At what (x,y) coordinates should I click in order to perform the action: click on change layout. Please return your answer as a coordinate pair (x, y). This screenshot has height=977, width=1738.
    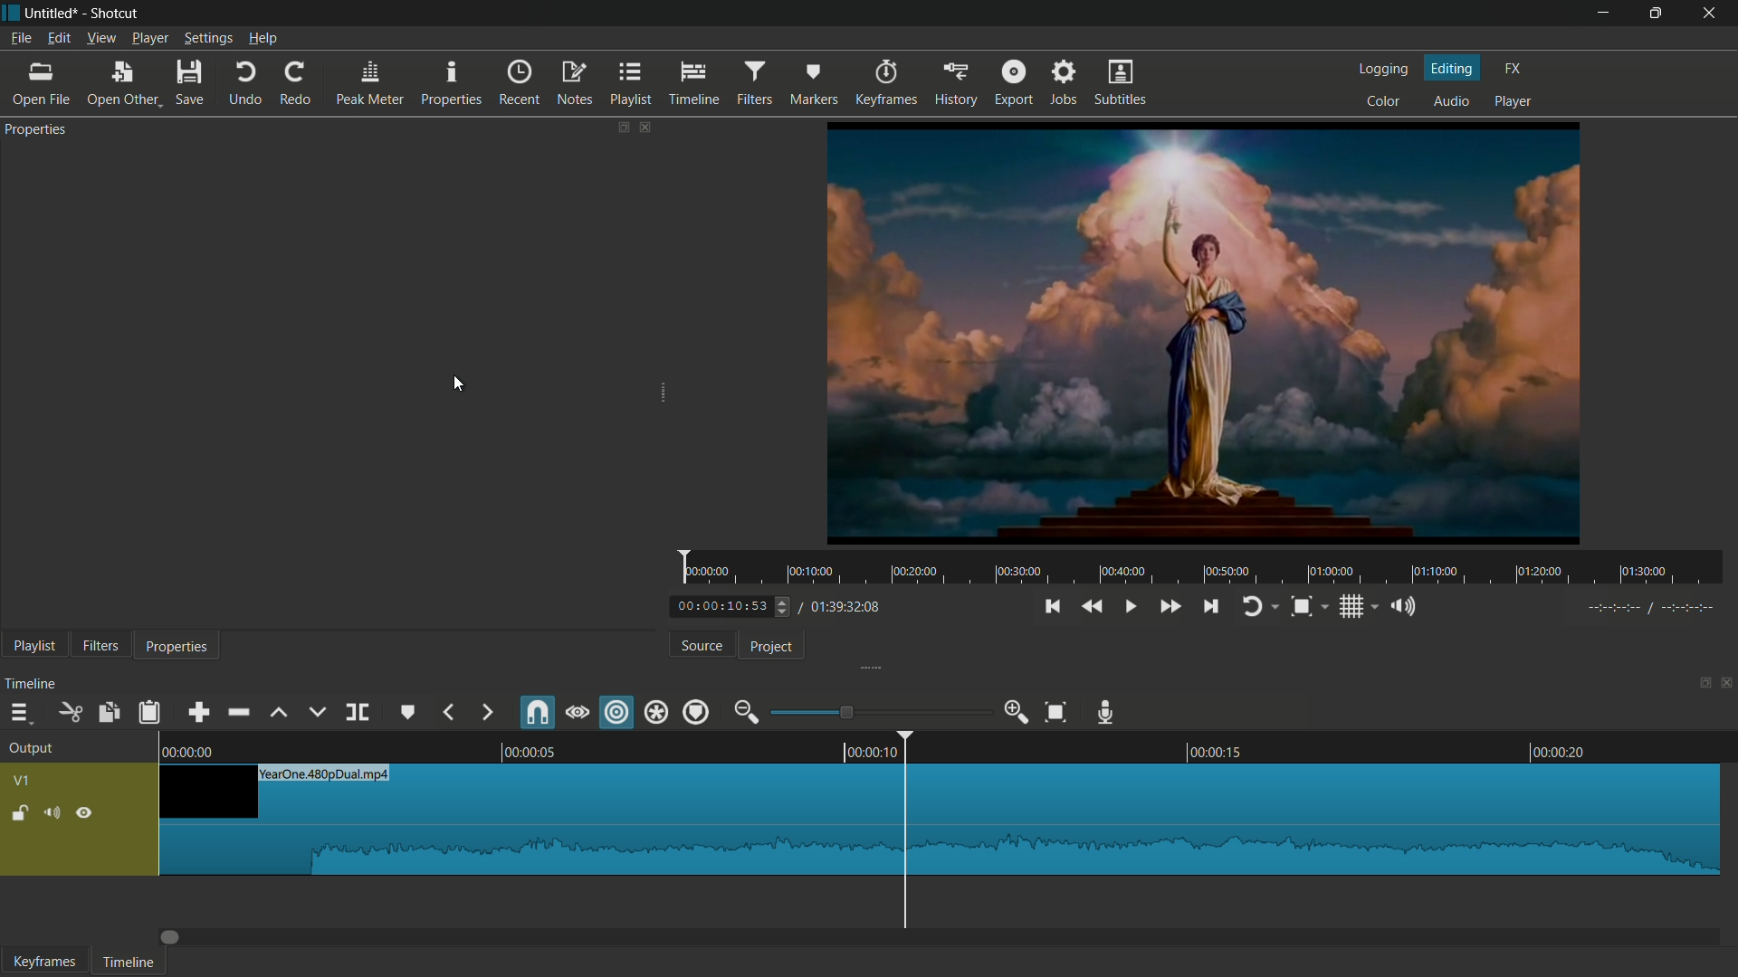
    Looking at the image, I should click on (623, 128).